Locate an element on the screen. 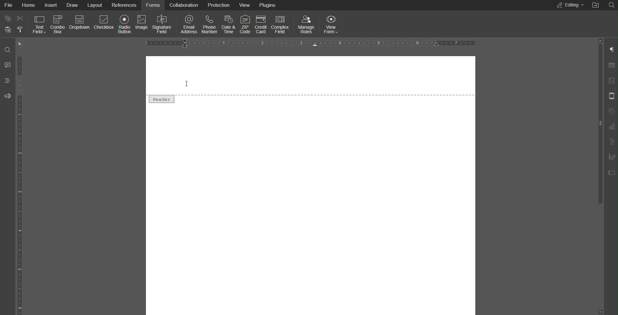 This screenshot has height=315, width=618. cursor is located at coordinates (185, 84).